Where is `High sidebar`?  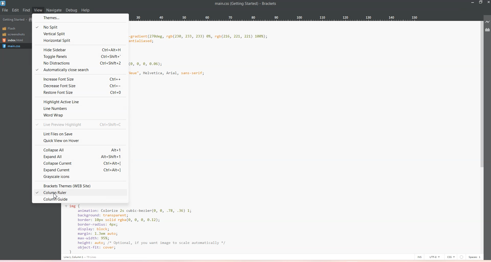
High sidebar is located at coordinates (80, 49).